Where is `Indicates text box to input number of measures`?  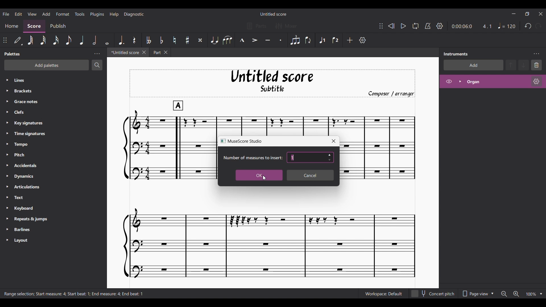 Indicates text box to input number of measures is located at coordinates (252, 158).